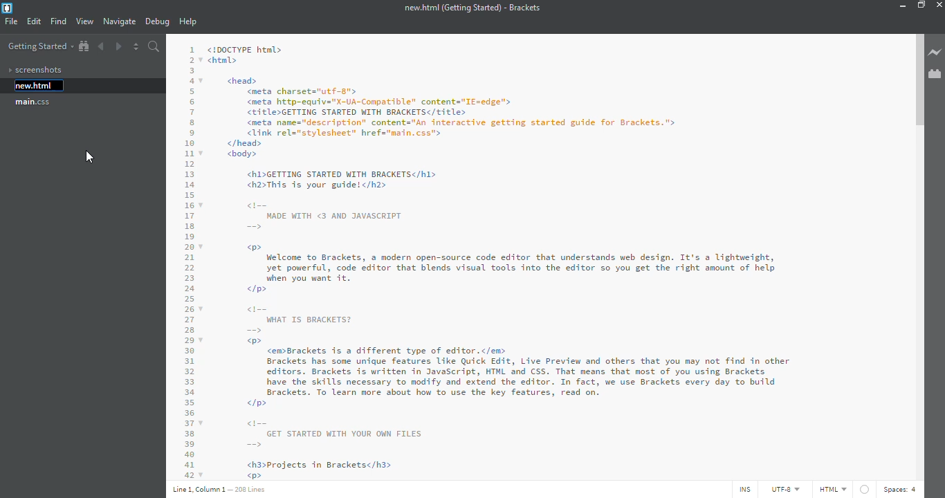 Image resolution: width=945 pixels, height=498 pixels. Describe the element at coordinates (942, 3) in the screenshot. I see `close` at that location.